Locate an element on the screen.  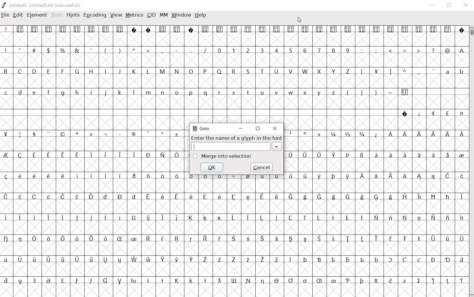
{ is located at coordinates (348, 92).